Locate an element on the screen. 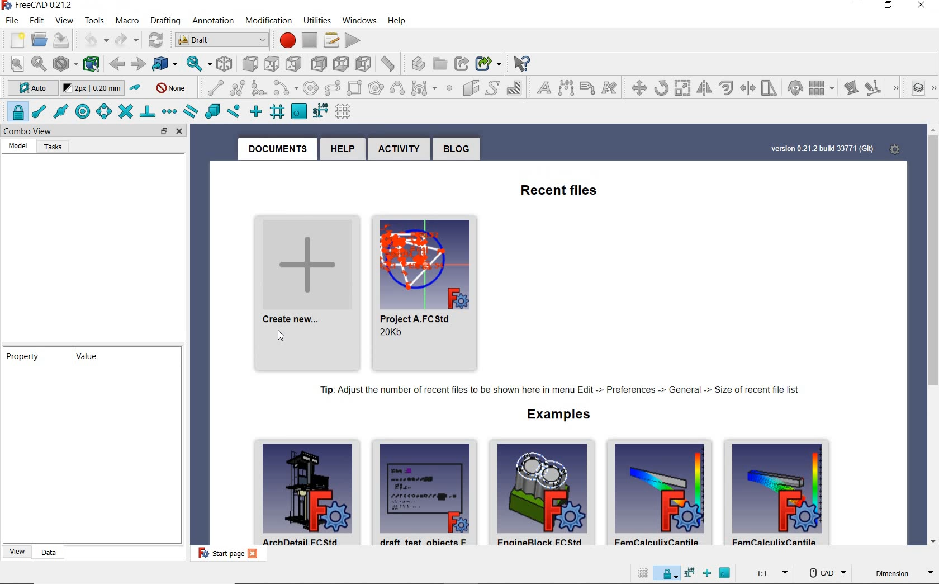 This screenshot has height=584, width=939. default files is located at coordinates (544, 490).